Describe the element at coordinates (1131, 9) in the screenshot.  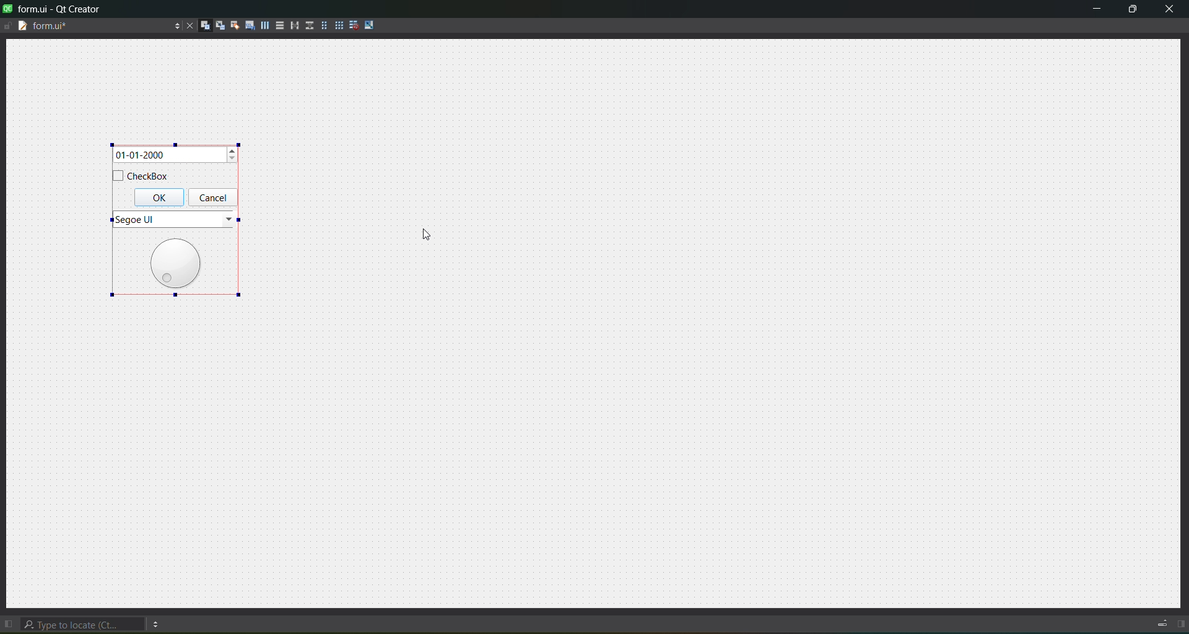
I see `maximize` at that location.